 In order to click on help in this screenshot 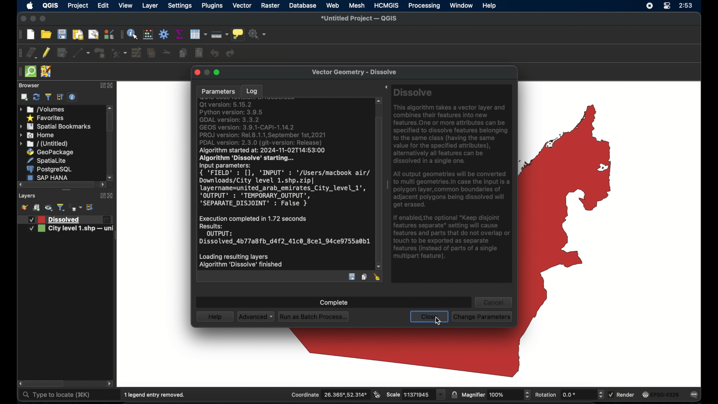, I will do `click(216, 317)`.